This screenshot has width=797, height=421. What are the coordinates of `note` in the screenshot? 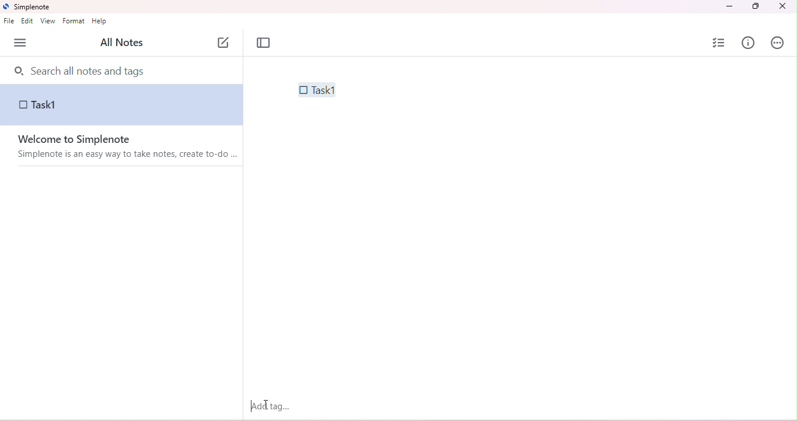 It's located at (122, 107).